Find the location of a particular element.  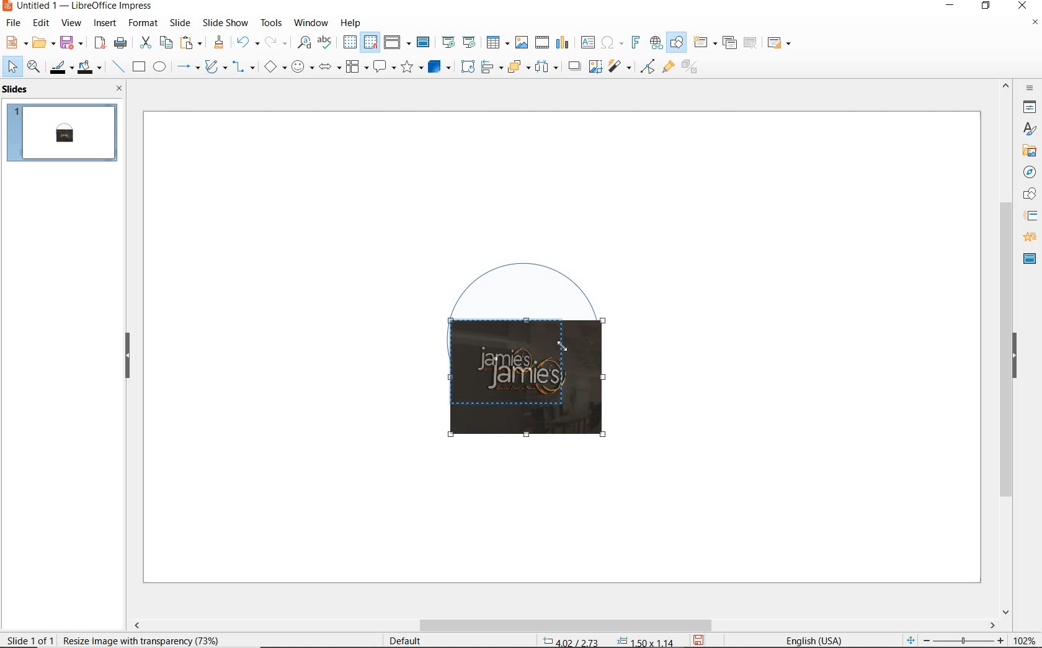

Default is located at coordinates (406, 641).